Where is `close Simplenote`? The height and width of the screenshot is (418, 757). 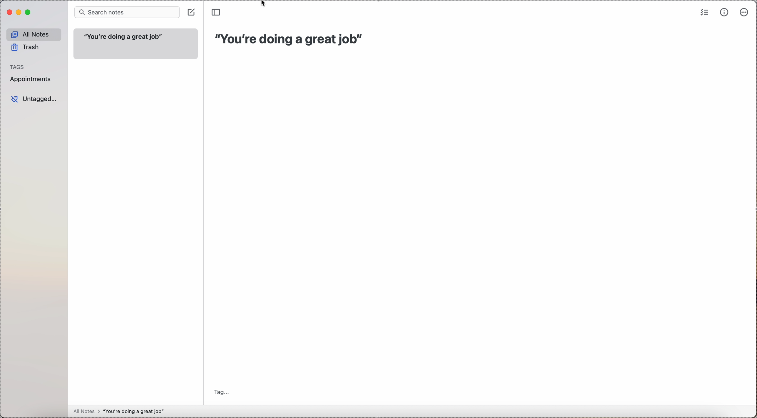
close Simplenote is located at coordinates (9, 12).